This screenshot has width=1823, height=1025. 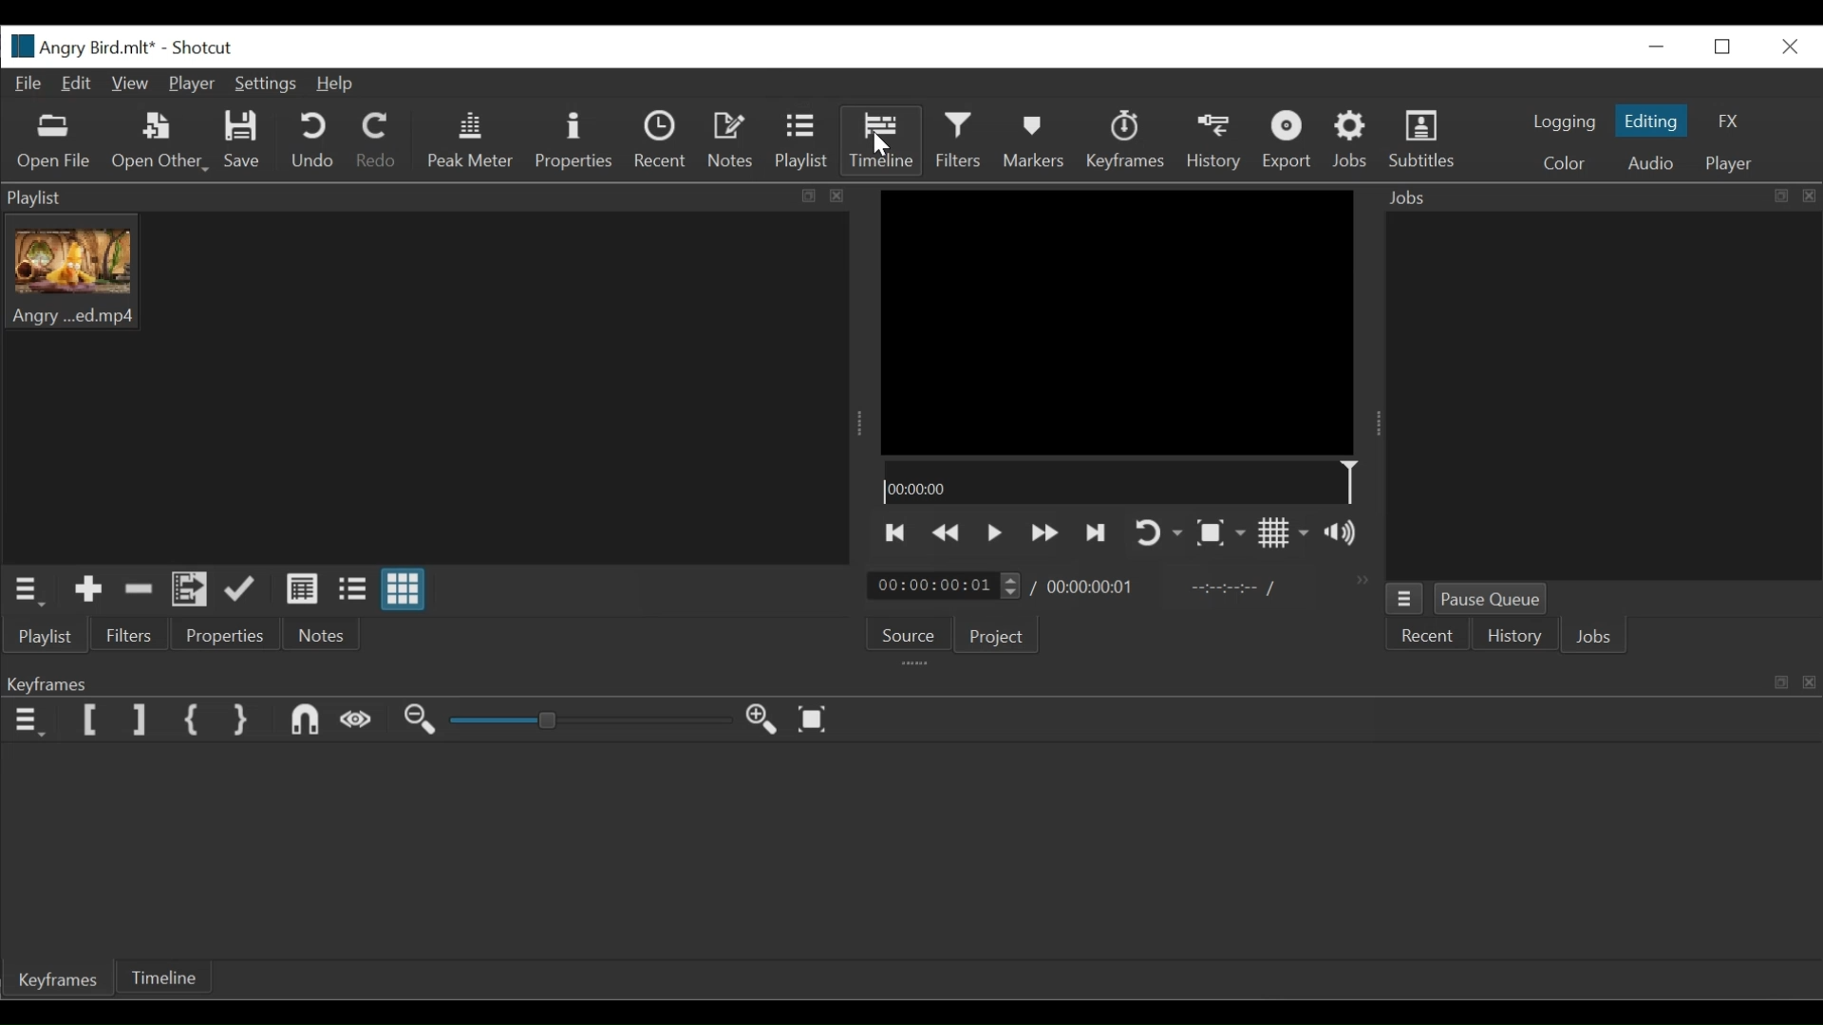 What do you see at coordinates (960, 140) in the screenshot?
I see `Filters` at bounding box center [960, 140].